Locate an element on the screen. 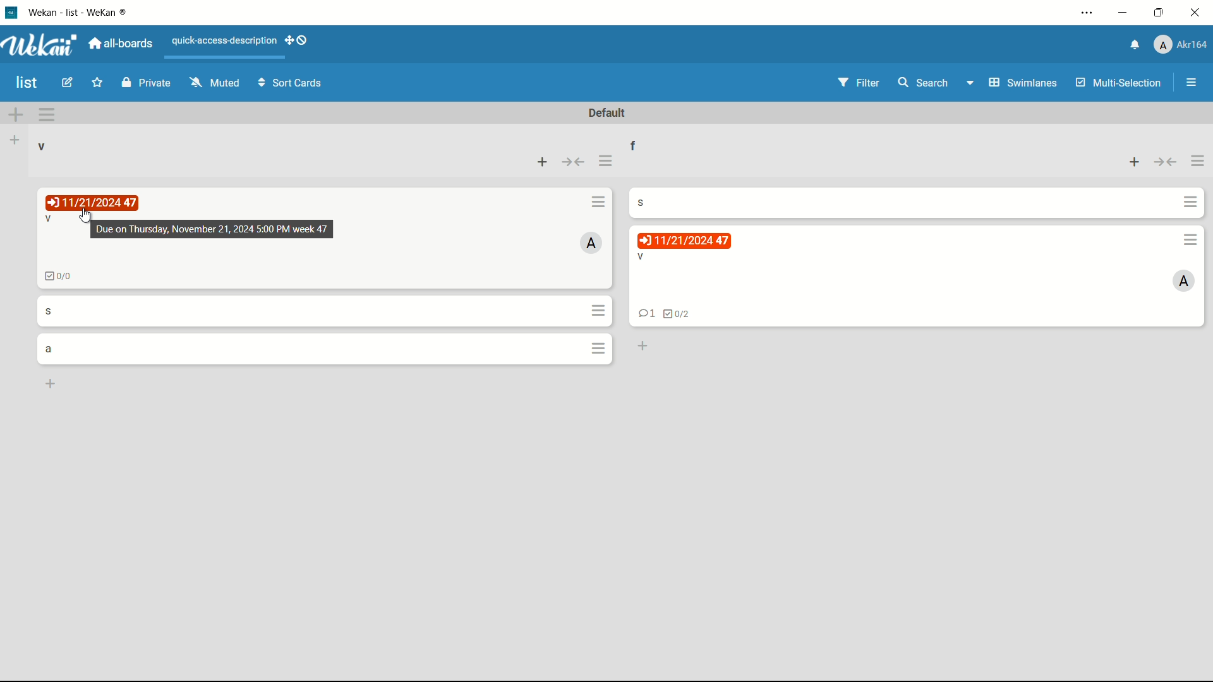 The image size is (1213, 682). minimize is located at coordinates (1125, 13).